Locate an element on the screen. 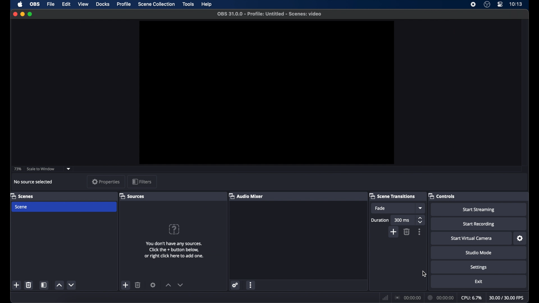 This screenshot has height=303, width=539. view is located at coordinates (84, 4).